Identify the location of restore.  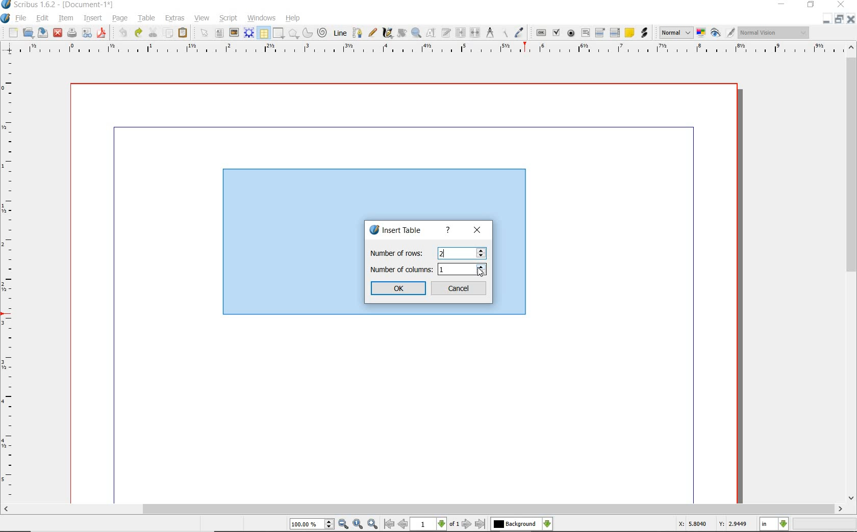
(838, 20).